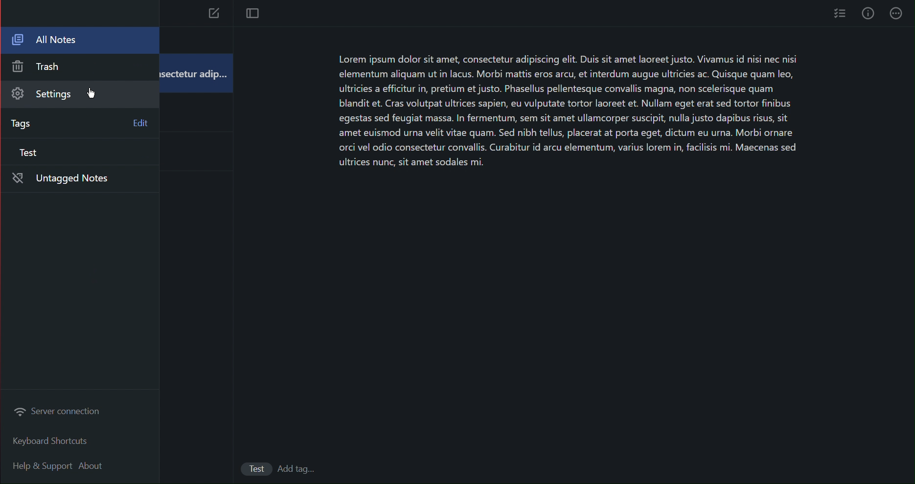 The image size is (915, 484). Describe the element at coordinates (53, 94) in the screenshot. I see `Settings` at that location.